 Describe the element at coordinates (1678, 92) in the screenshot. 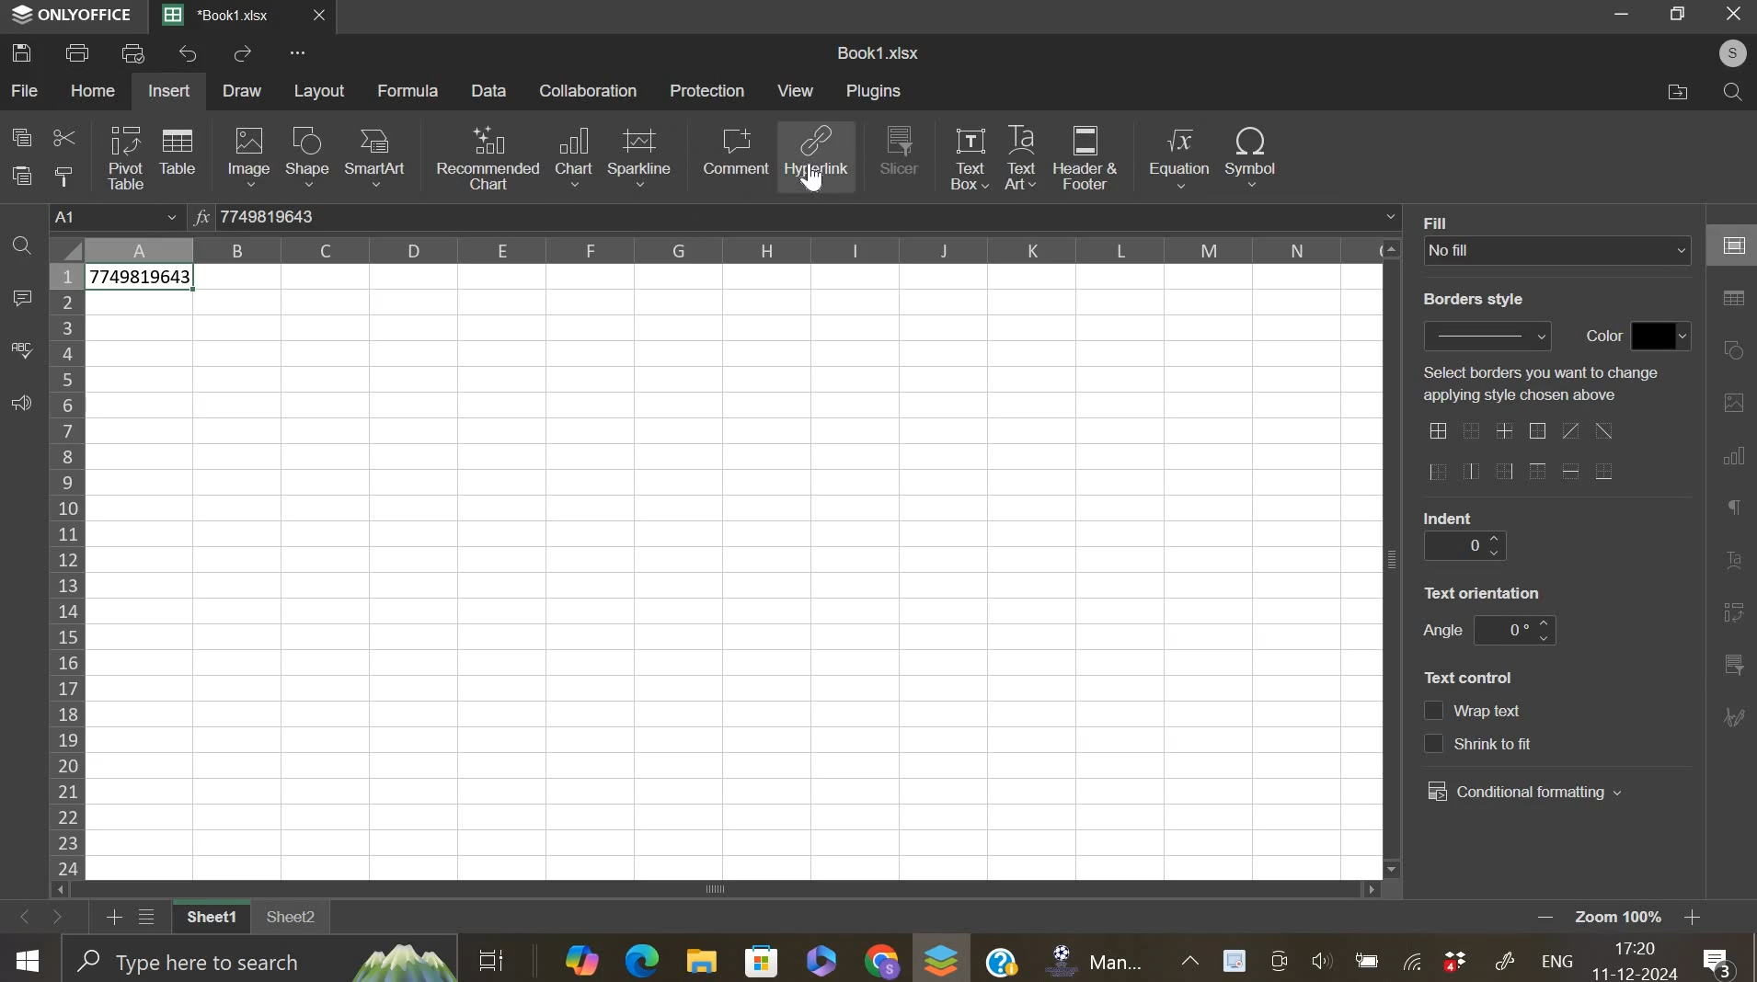

I see `files` at that location.